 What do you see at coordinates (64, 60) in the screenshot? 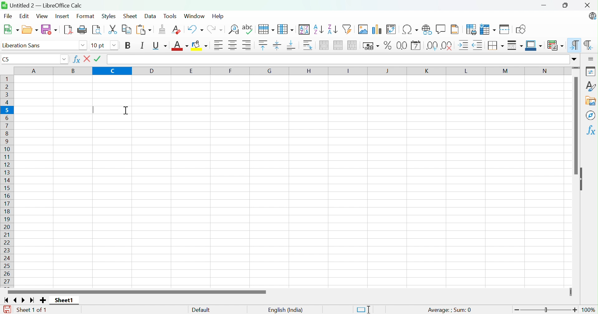
I see `Drop down` at bounding box center [64, 60].